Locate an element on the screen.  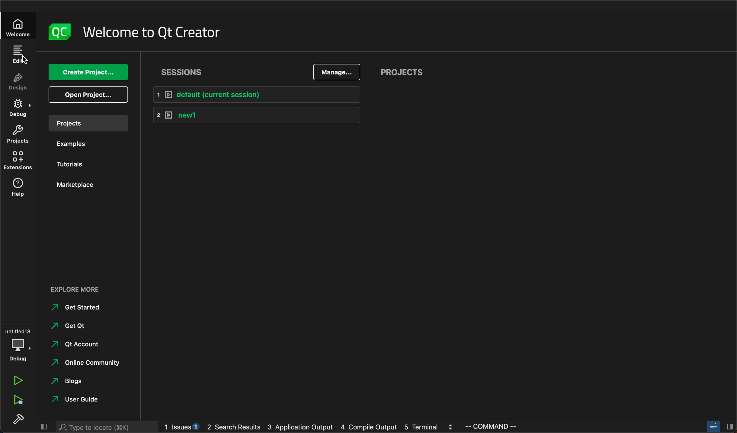
sessions is located at coordinates (185, 70).